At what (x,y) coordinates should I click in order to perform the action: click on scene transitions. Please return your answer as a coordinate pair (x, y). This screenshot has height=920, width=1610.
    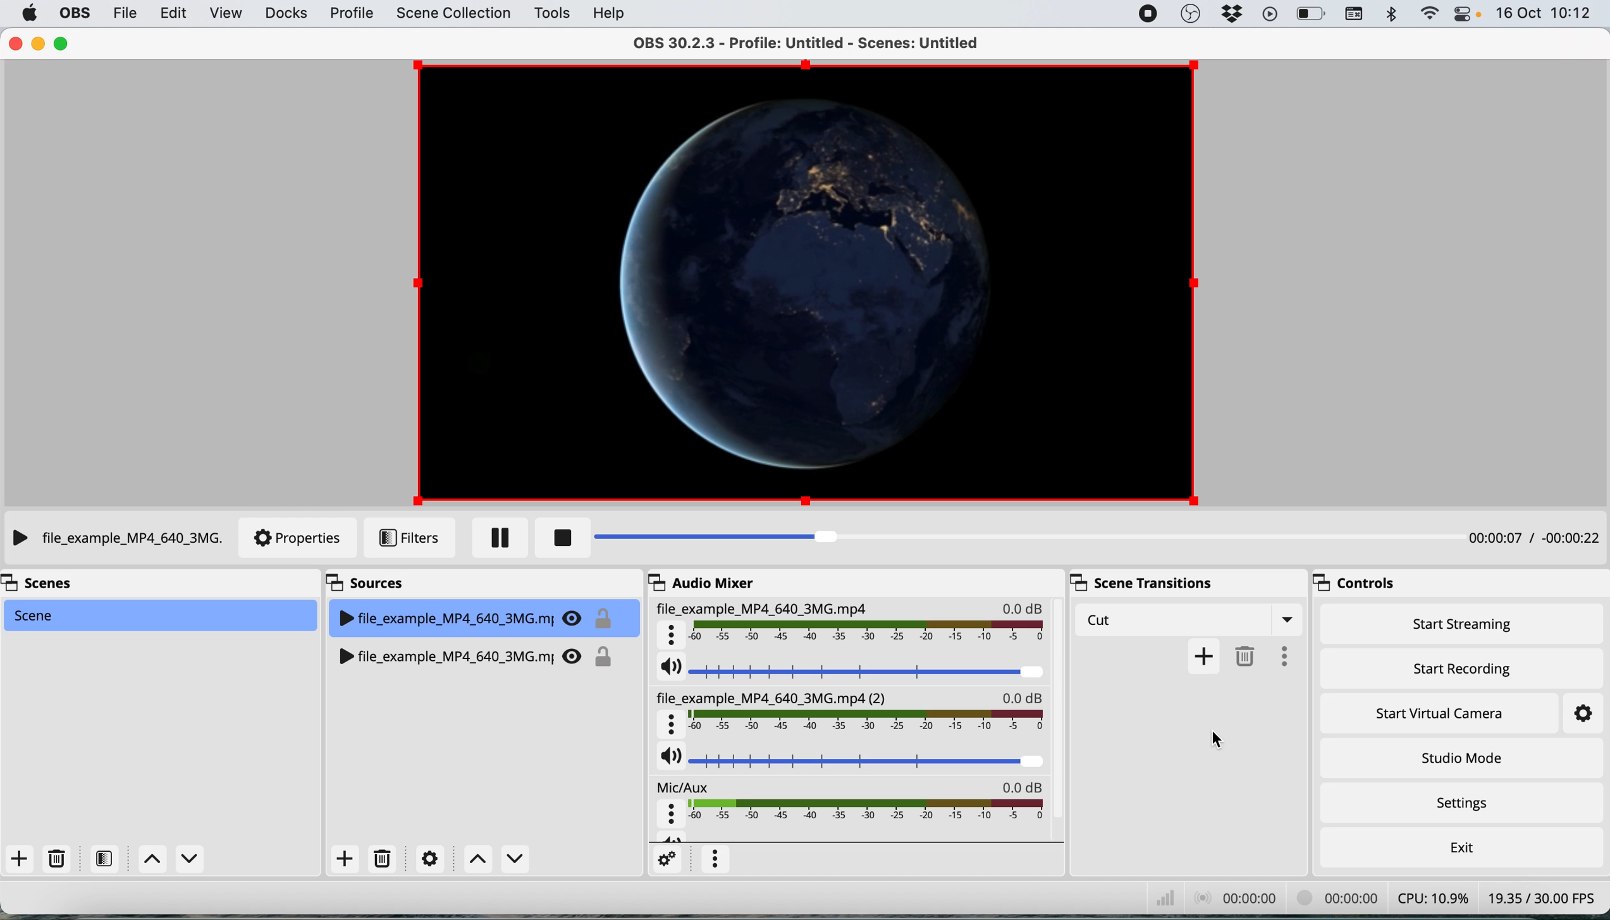
    Looking at the image, I should click on (1143, 583).